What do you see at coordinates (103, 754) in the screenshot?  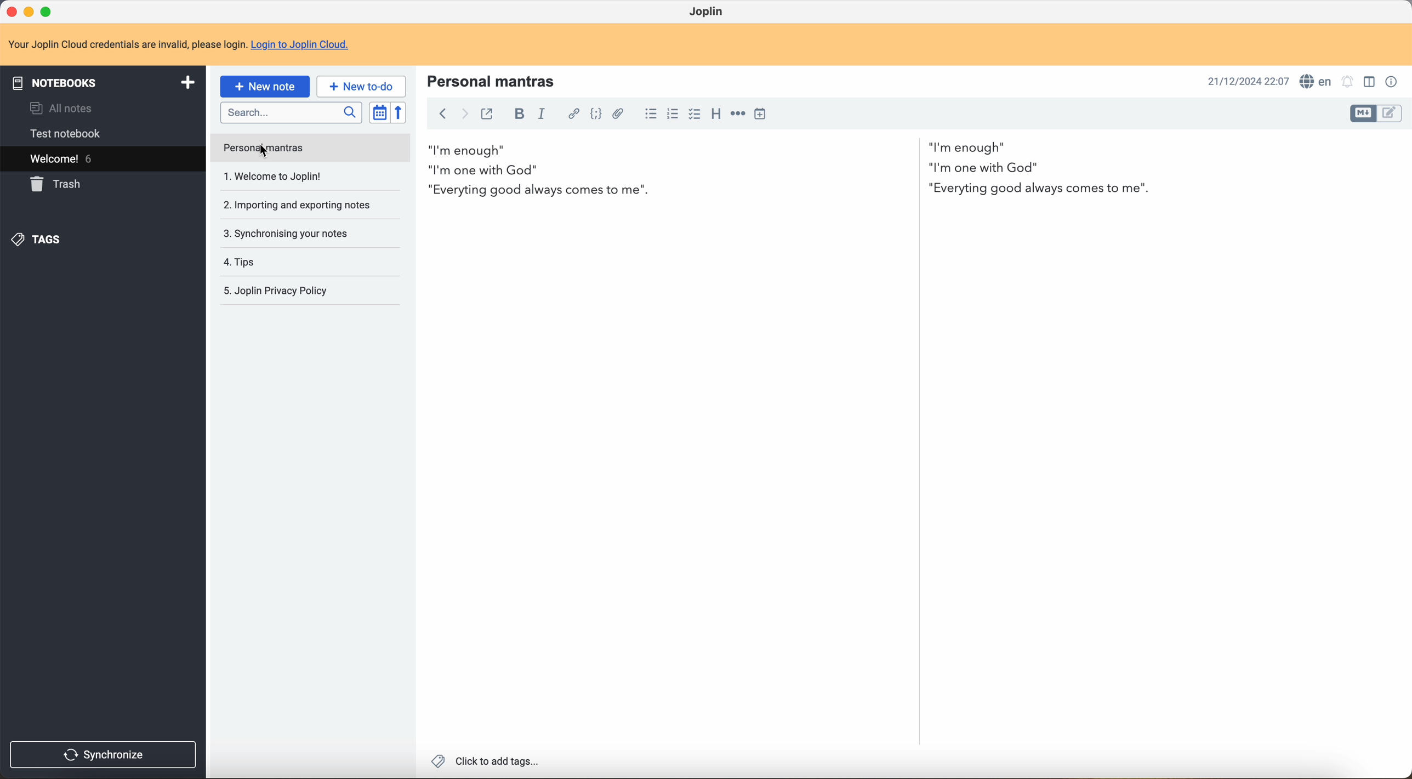 I see `synchronize` at bounding box center [103, 754].